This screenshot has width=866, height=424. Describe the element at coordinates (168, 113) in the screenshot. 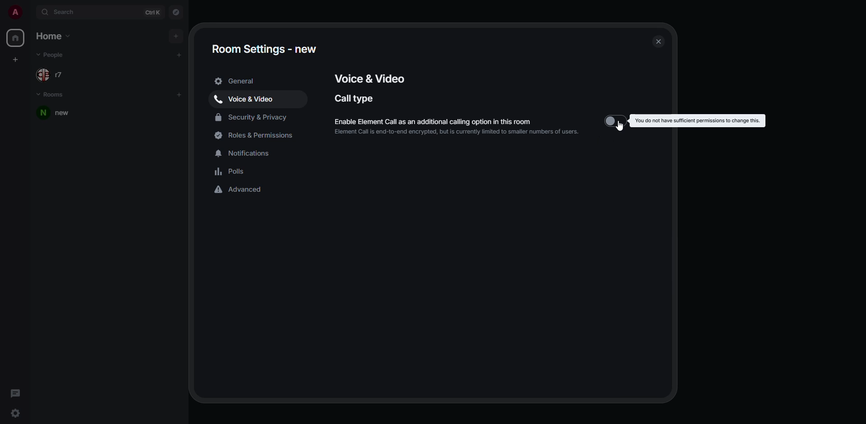

I see `room options` at that location.